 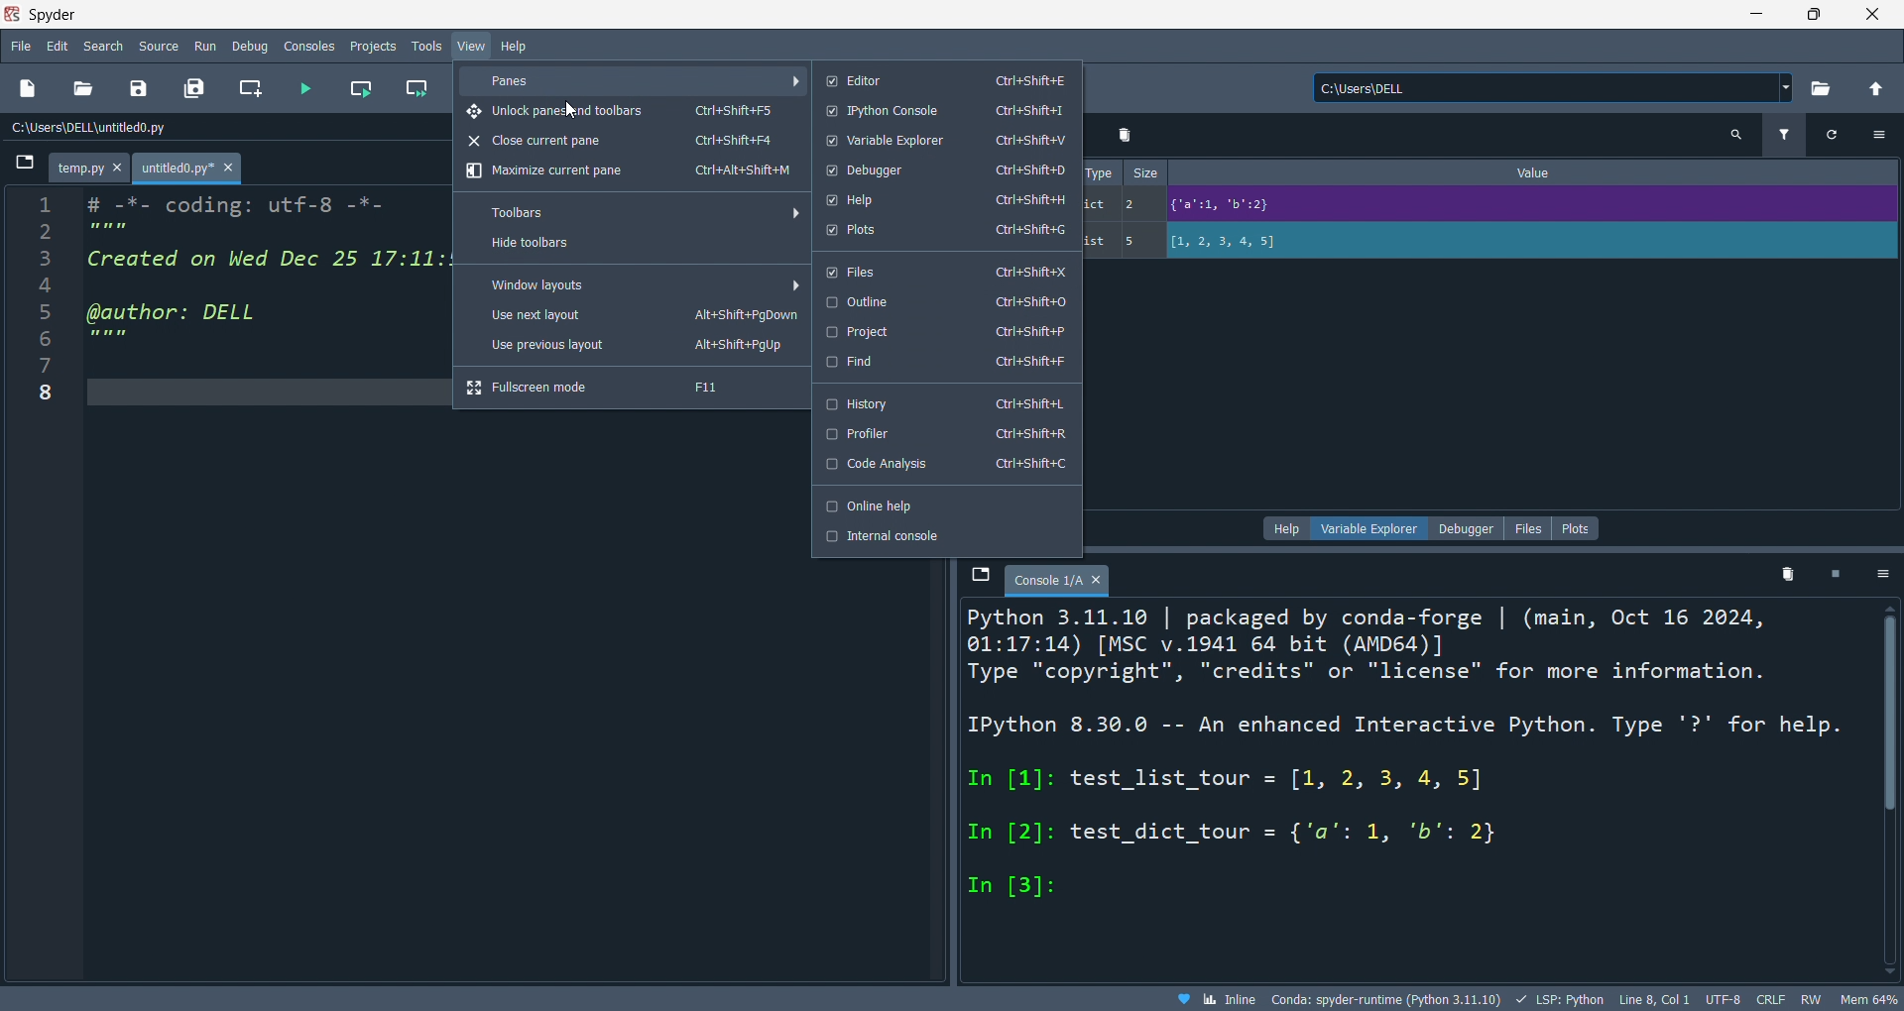 I want to click on search, so click(x=105, y=46).